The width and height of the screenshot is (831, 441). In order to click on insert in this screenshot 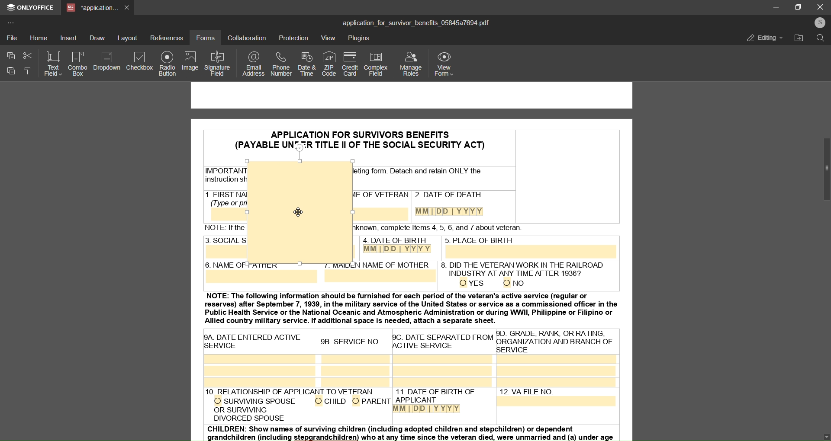, I will do `click(69, 38)`.